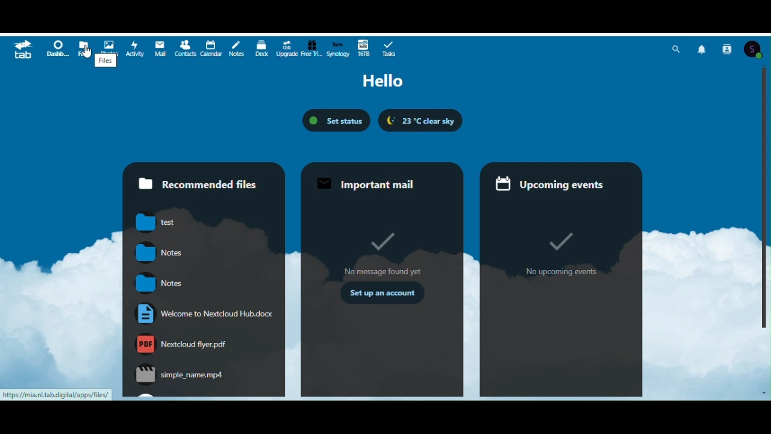 The width and height of the screenshot is (771, 434). I want to click on Calendar, so click(211, 48).